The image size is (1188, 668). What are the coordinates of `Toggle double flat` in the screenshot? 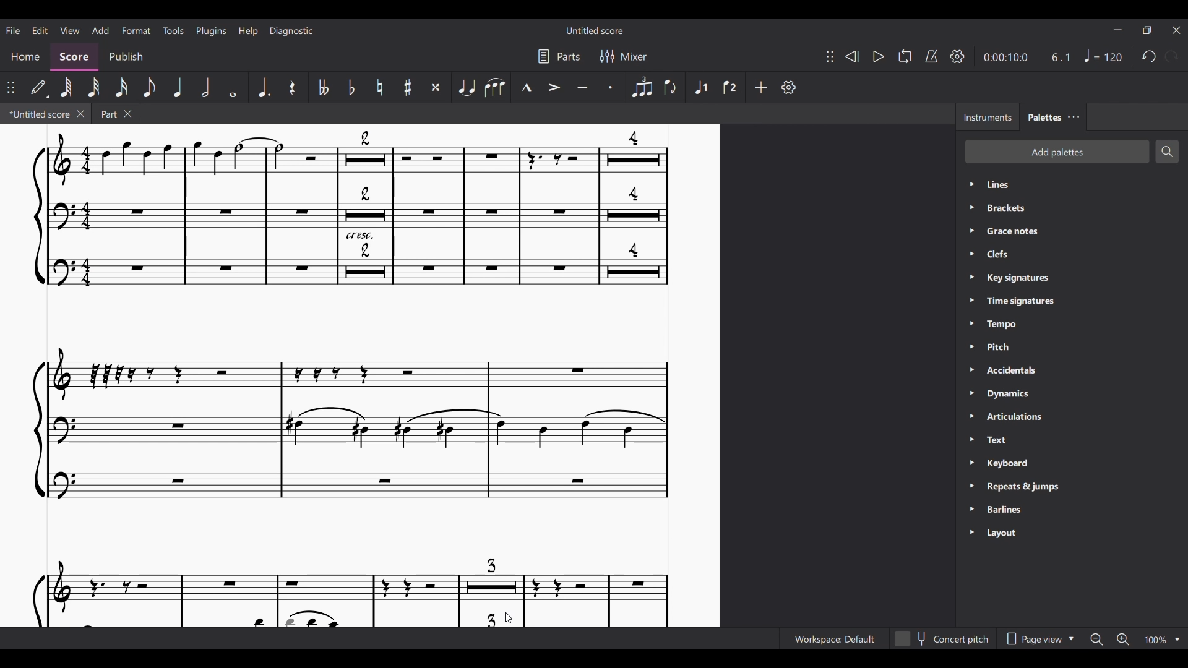 It's located at (323, 87).